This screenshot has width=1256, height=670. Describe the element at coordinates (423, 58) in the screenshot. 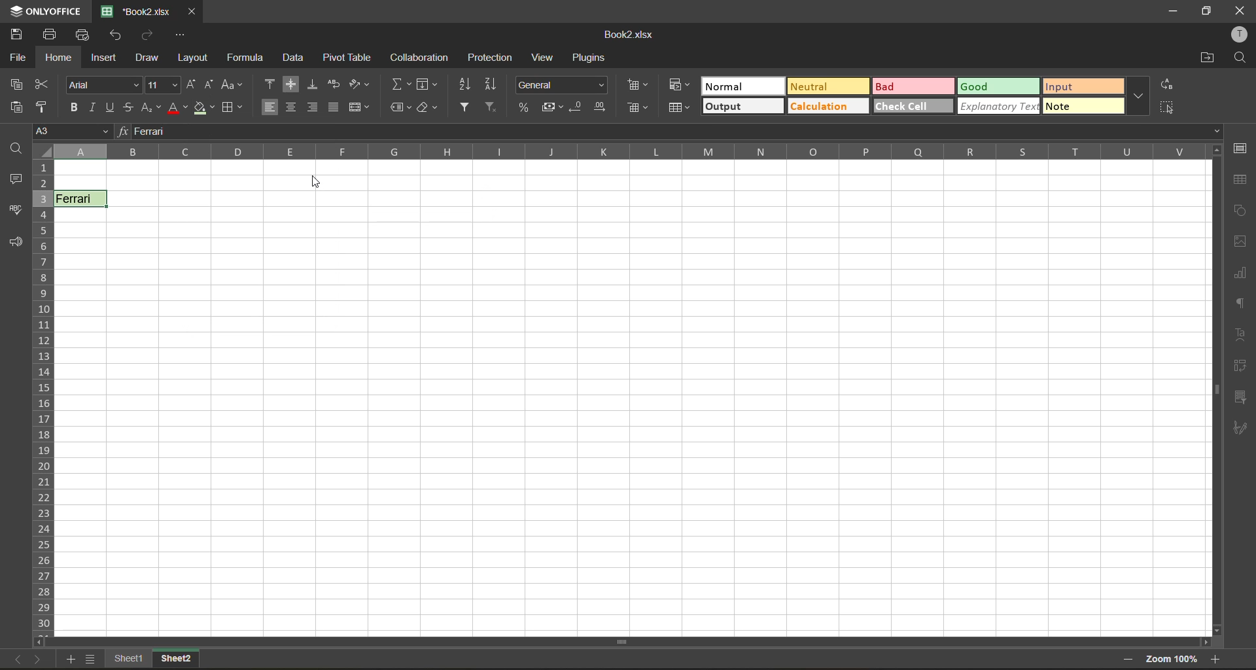

I see `collaboration` at that location.